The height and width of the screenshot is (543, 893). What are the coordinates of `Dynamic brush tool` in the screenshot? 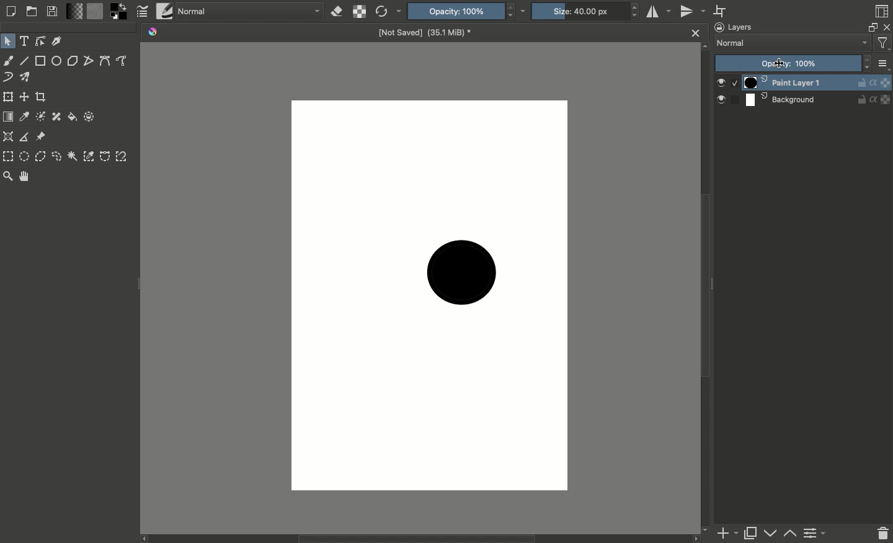 It's located at (8, 77).